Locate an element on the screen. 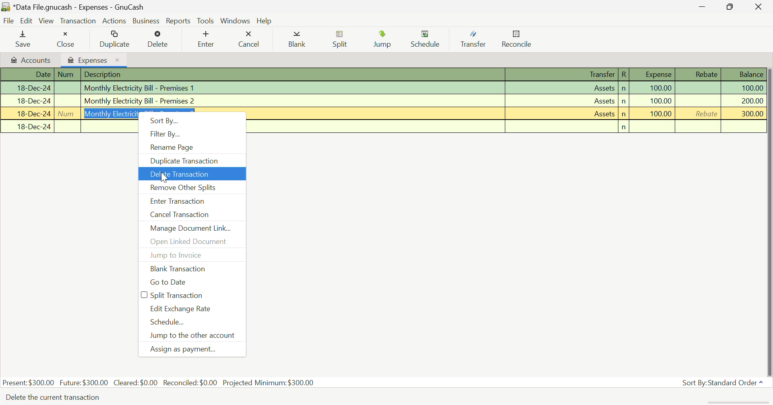 The image size is (773, 405). Edit Exchange Rate is located at coordinates (192, 309).